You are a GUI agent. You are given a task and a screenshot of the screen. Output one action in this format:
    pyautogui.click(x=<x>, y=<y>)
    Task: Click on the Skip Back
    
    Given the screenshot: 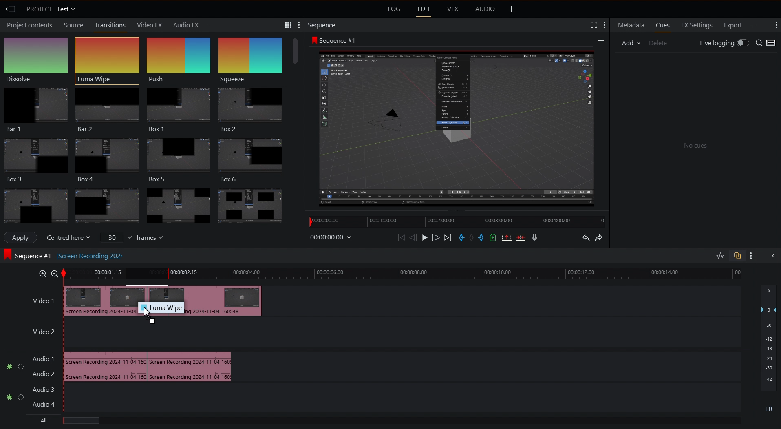 What is the action you would take?
    pyautogui.click(x=401, y=238)
    